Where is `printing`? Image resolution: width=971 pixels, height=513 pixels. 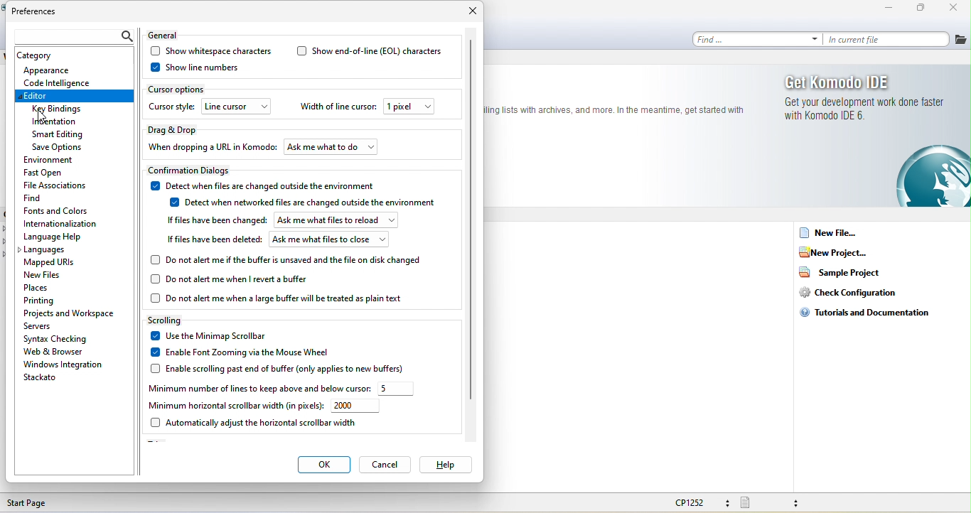
printing is located at coordinates (53, 299).